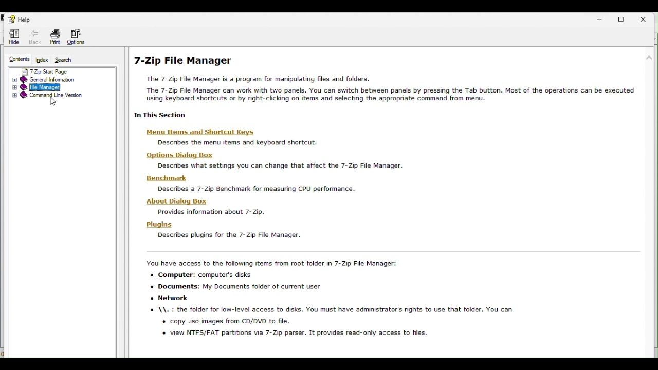 The image size is (658, 370). What do you see at coordinates (167, 179) in the screenshot?
I see `benchmark` at bounding box center [167, 179].